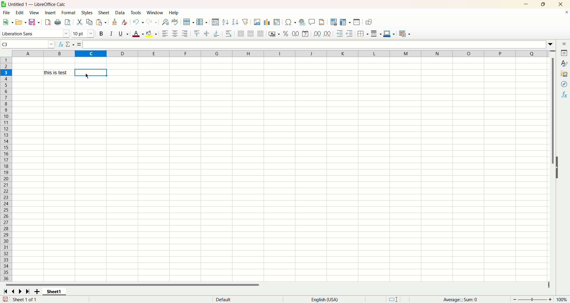 The width and height of the screenshot is (570, 303). Describe the element at coordinates (100, 22) in the screenshot. I see `paste` at that location.